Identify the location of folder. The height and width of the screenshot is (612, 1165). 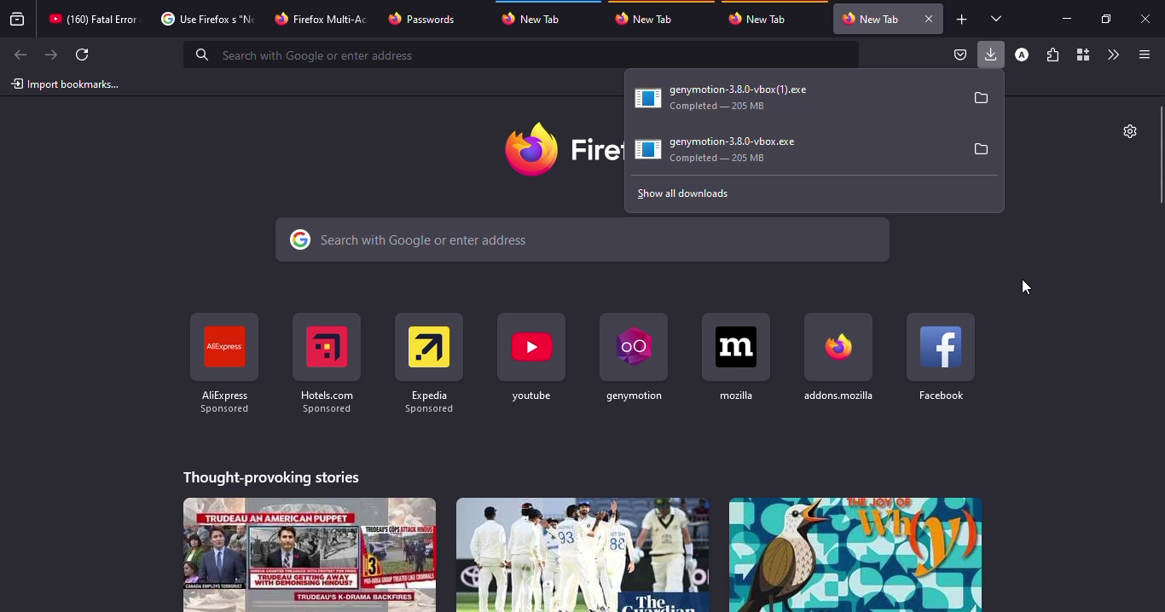
(982, 98).